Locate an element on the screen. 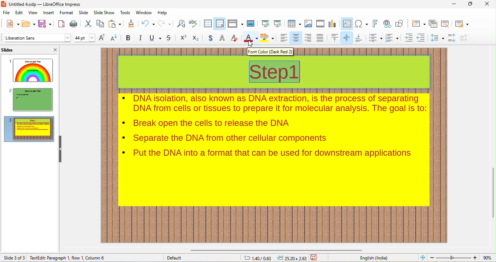 The height and width of the screenshot is (262, 496). strikethrough is located at coordinates (169, 38).